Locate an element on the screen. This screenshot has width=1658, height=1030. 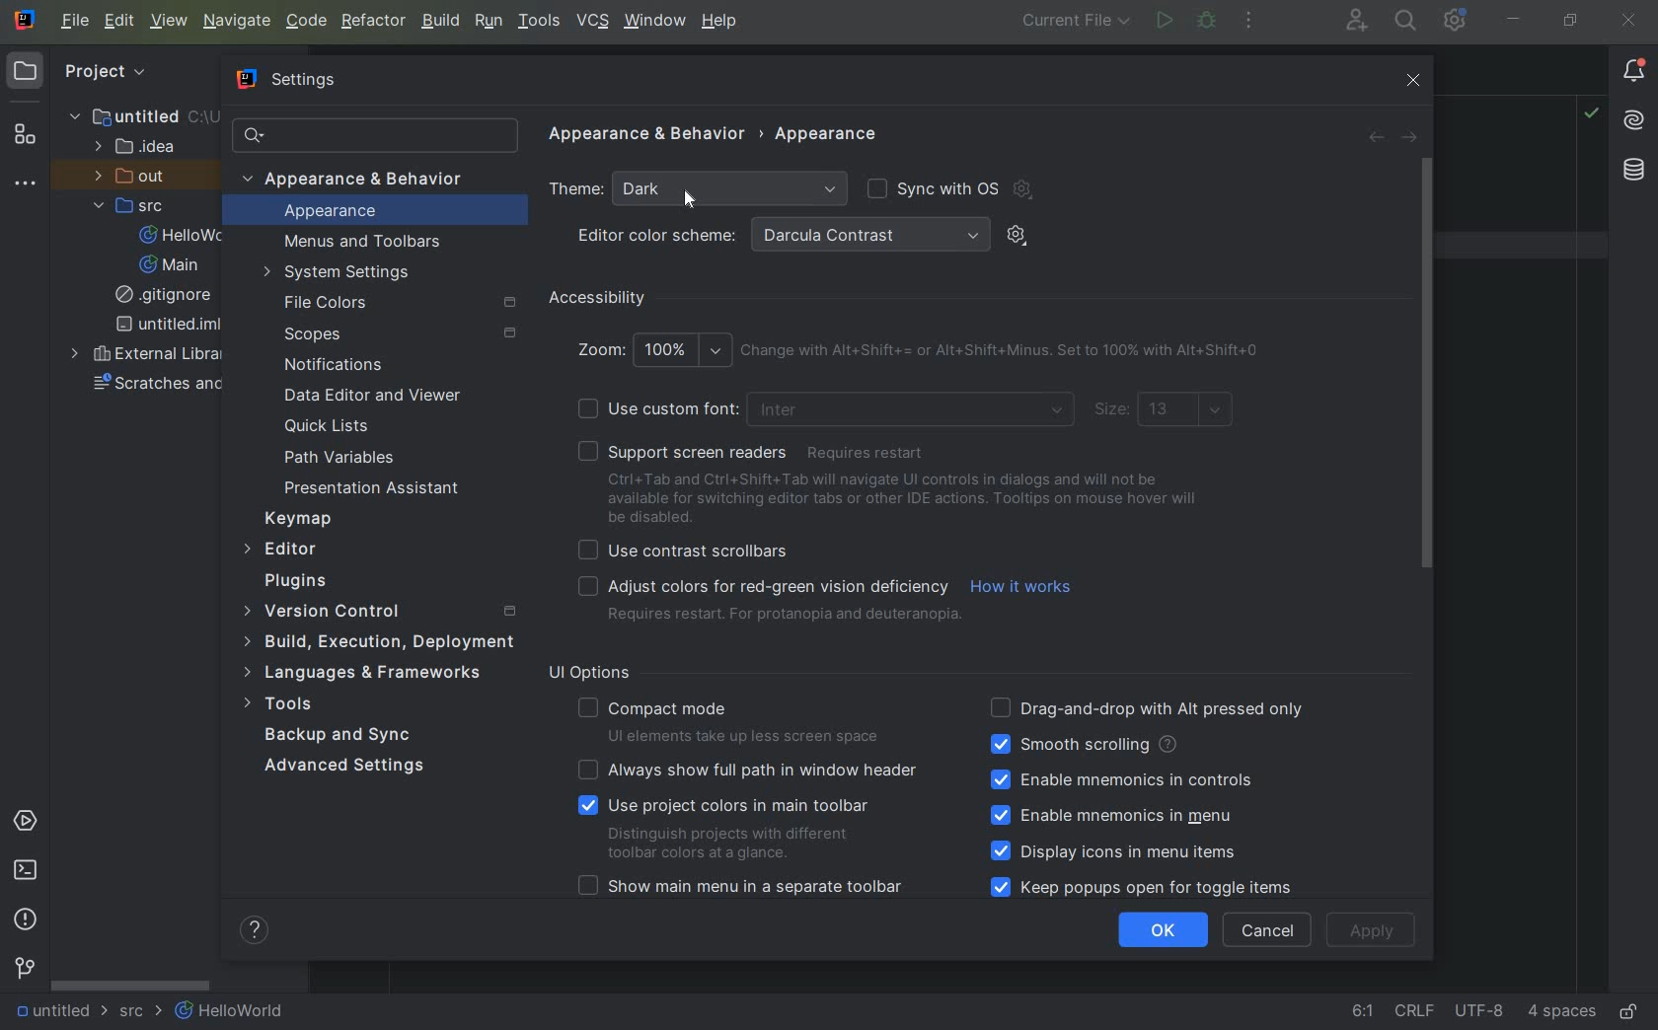
drag-and-drop with ALT pressed only is located at coordinates (1148, 706).